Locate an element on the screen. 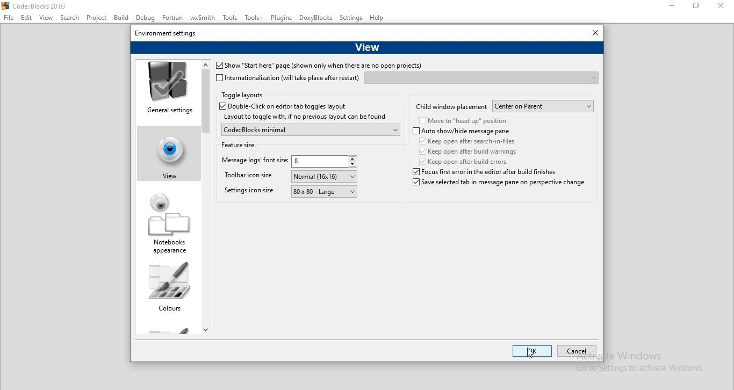 This screenshot has height=390, width=734. colours is located at coordinates (169, 290).